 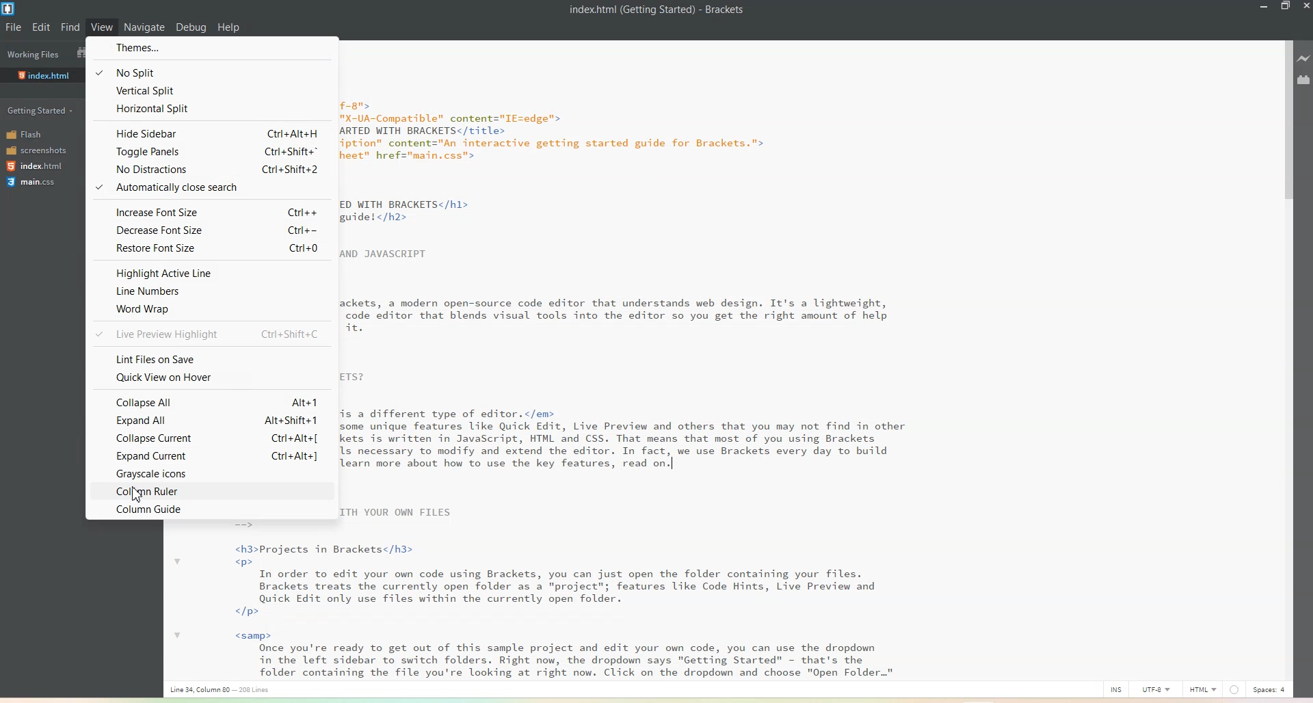 I want to click on cursor, so click(x=138, y=494).